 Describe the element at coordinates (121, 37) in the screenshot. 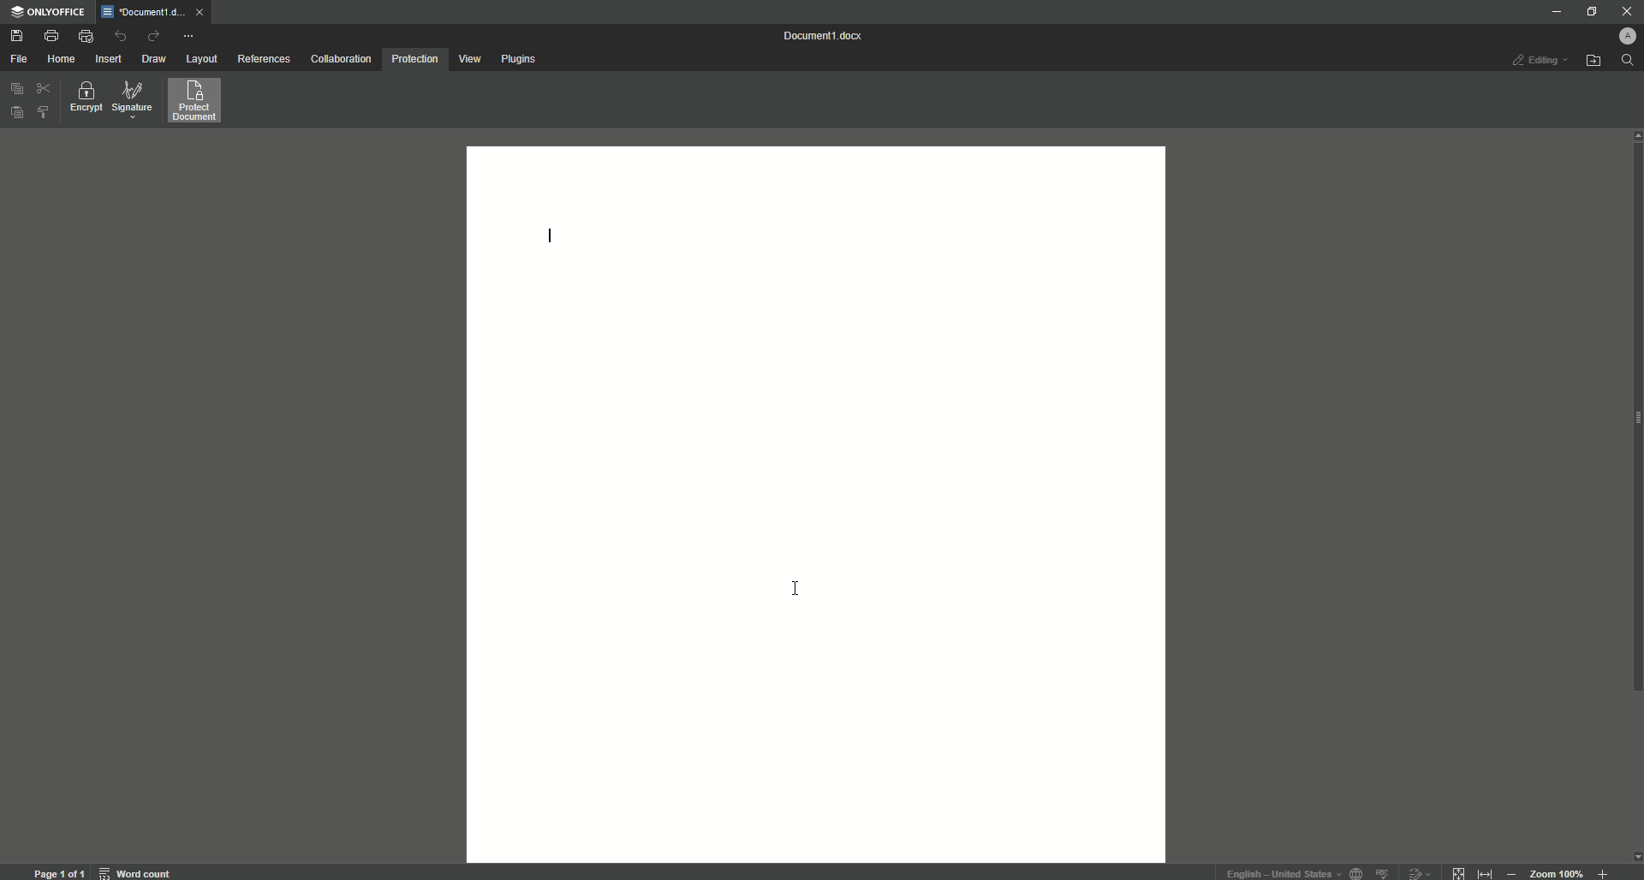

I see `Undo` at that location.